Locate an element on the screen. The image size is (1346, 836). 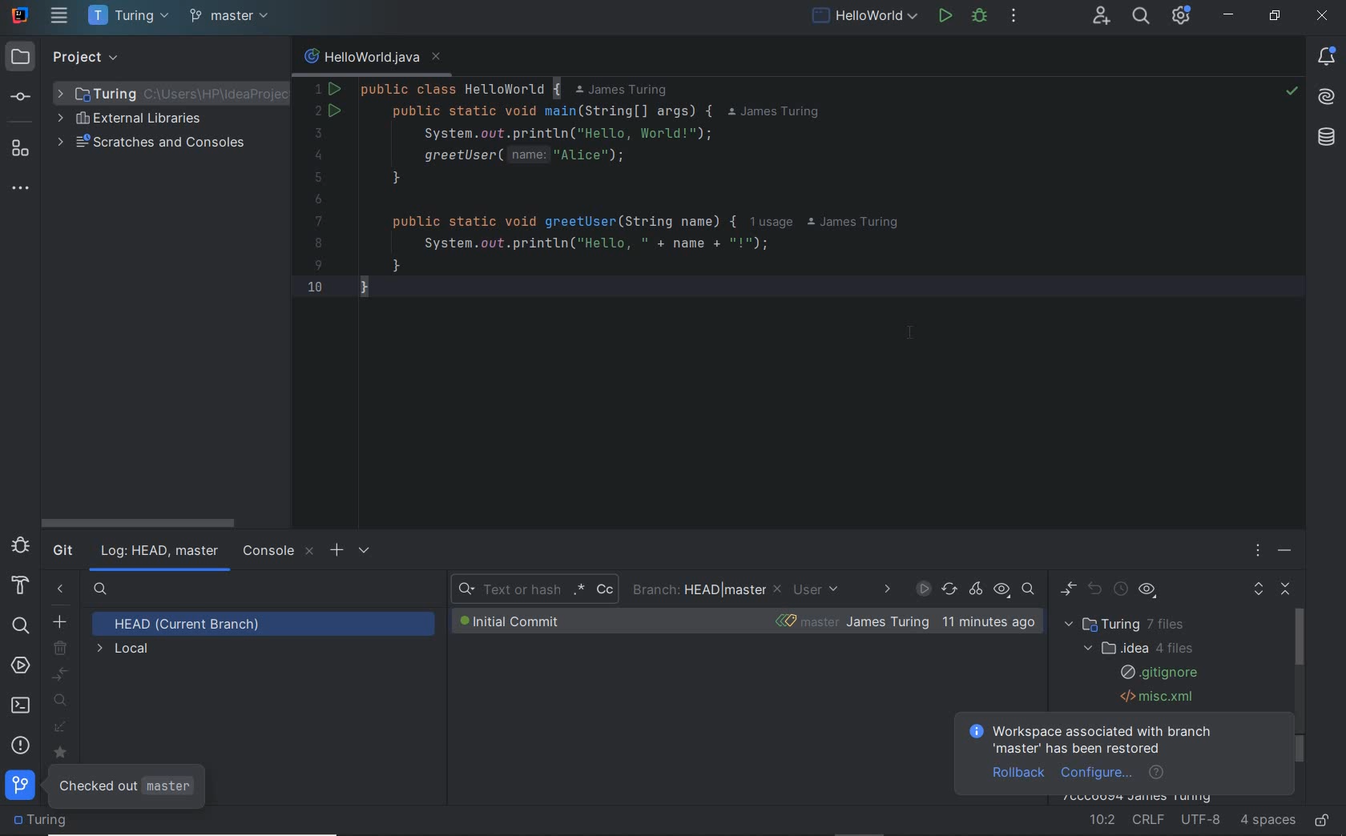
collapse is located at coordinates (219, 58).